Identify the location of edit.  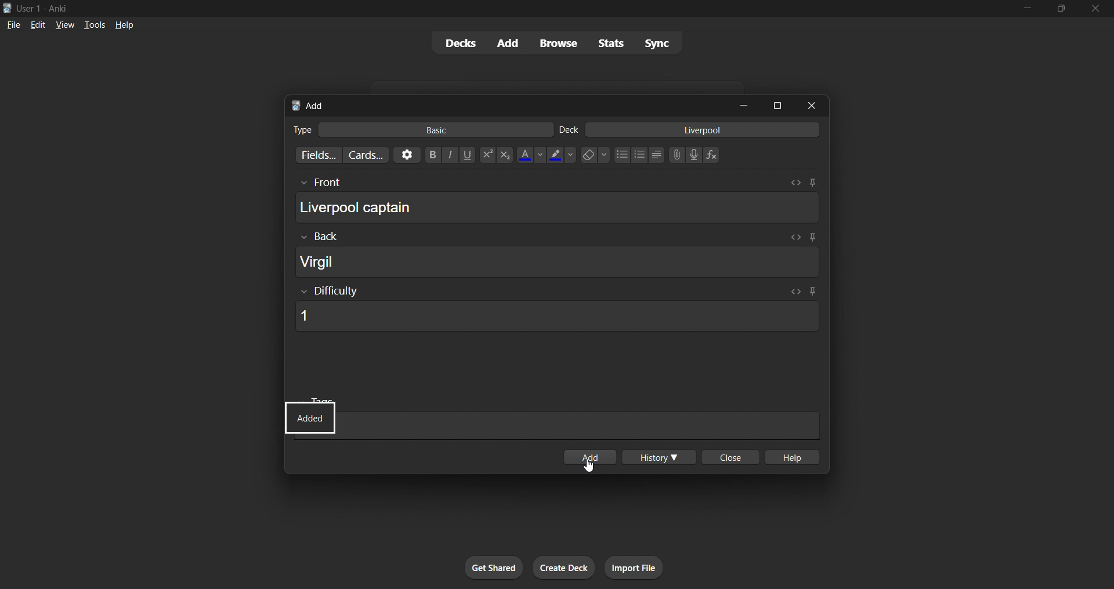
(38, 24).